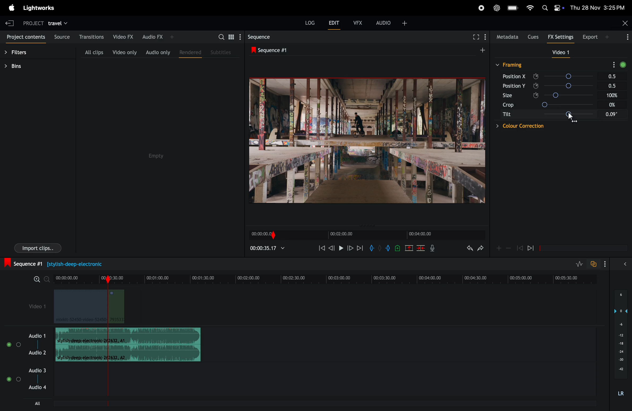 The image size is (632, 411). Describe the element at coordinates (529, 8) in the screenshot. I see `wifi` at that location.